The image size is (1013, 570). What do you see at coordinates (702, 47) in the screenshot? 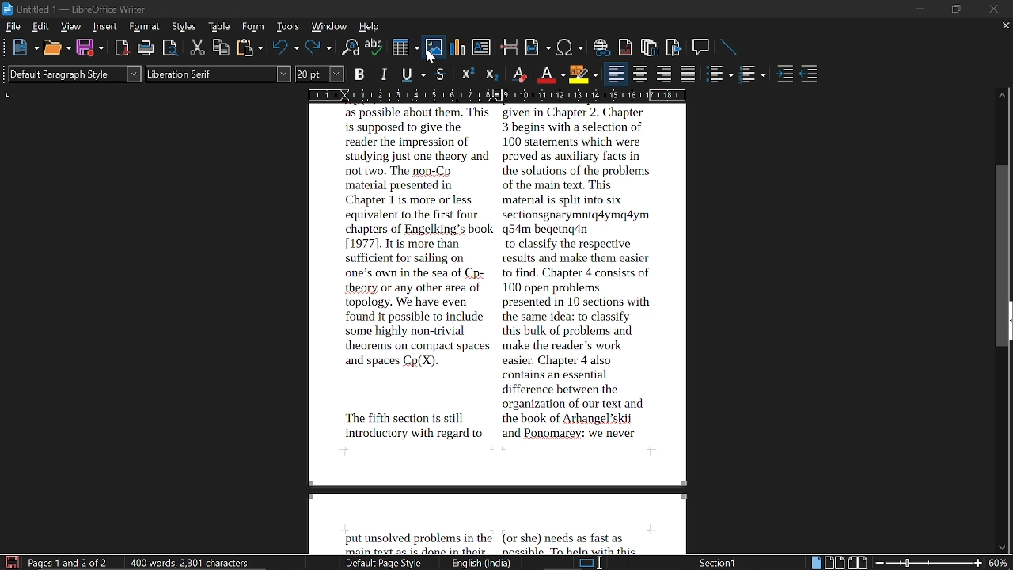
I see `insert comment` at bounding box center [702, 47].